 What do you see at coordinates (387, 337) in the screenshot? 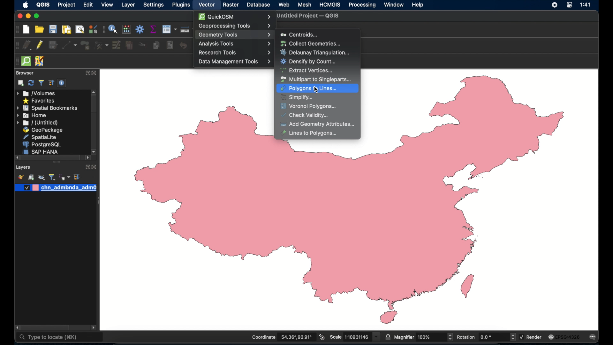
I see `lock scale` at bounding box center [387, 337].